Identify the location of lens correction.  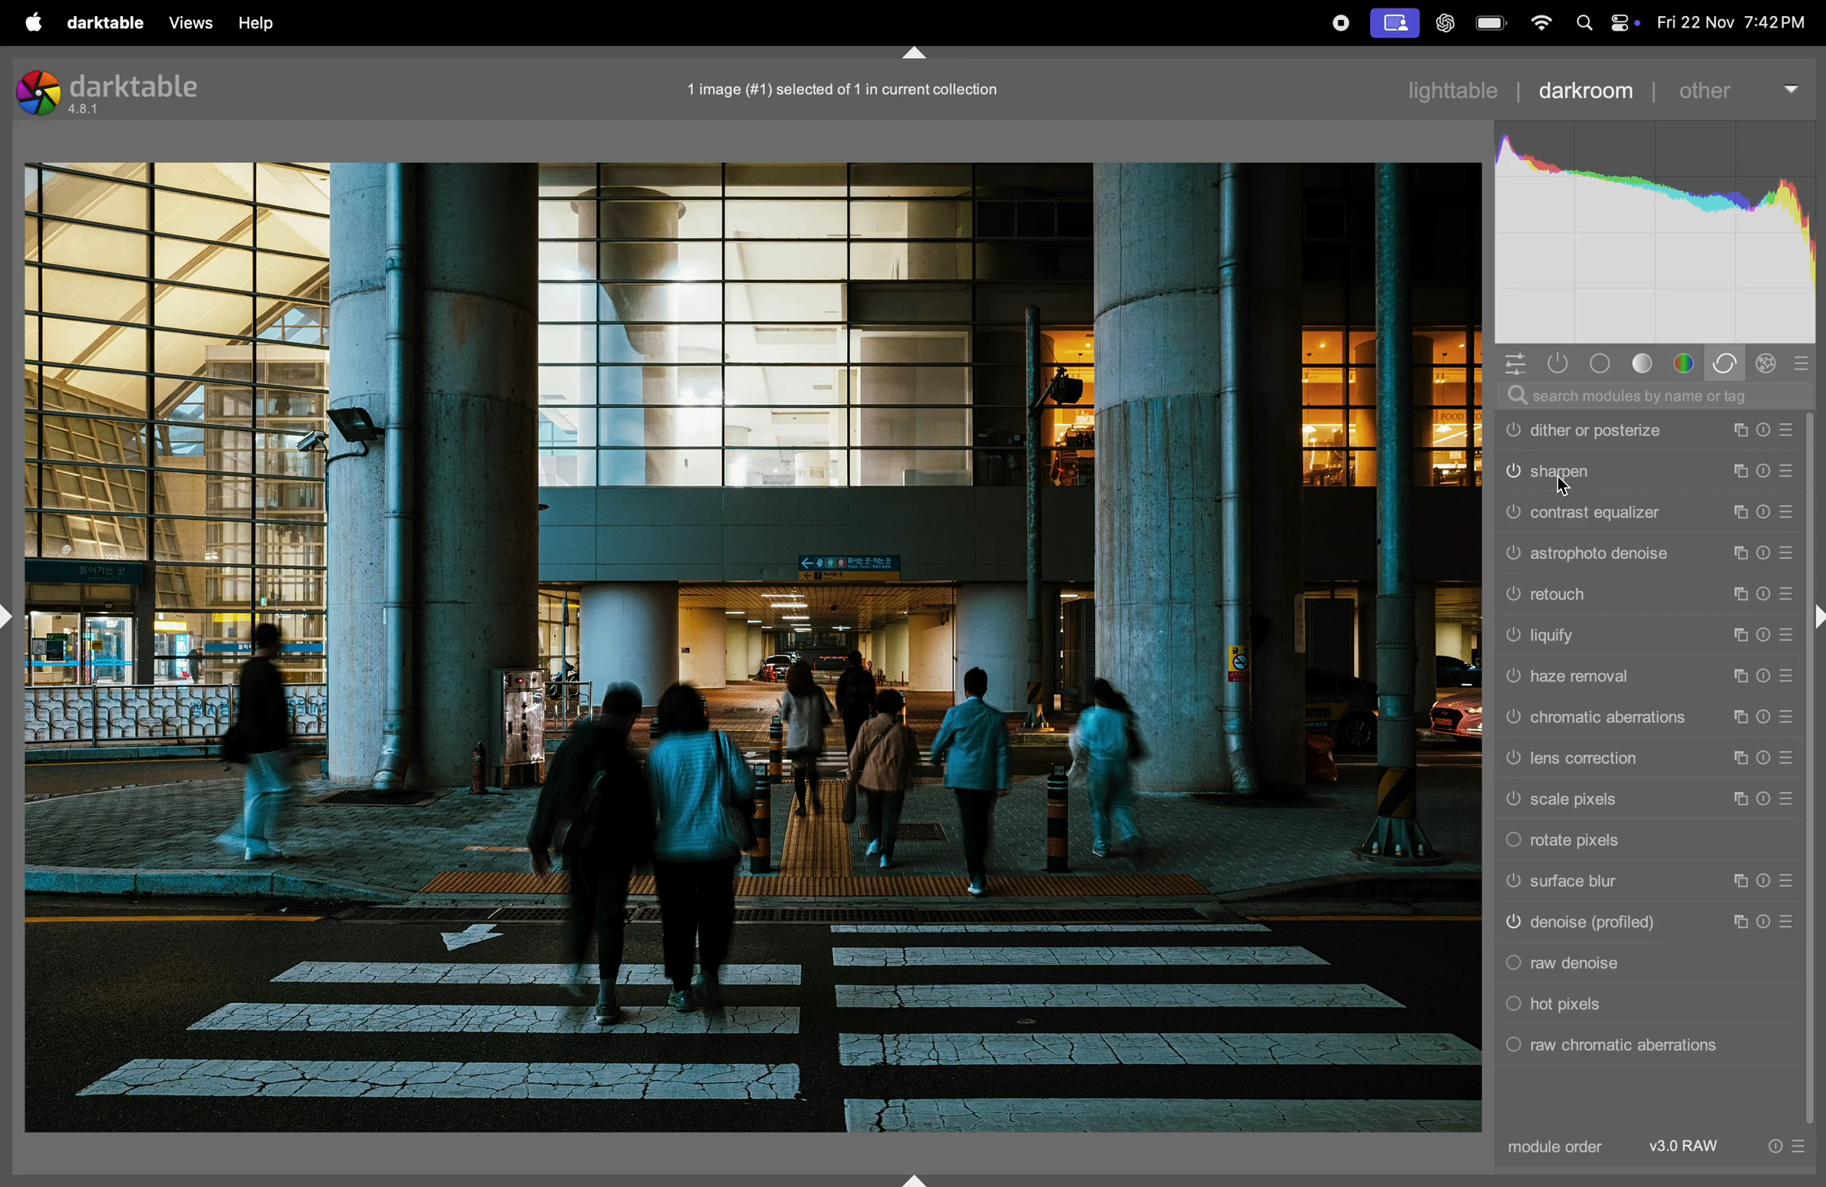
(1647, 761).